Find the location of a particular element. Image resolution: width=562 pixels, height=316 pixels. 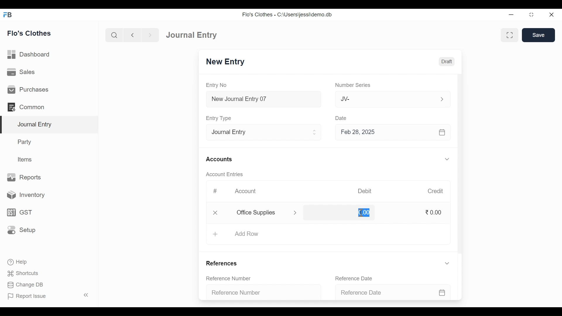

Expand is located at coordinates (315, 132).